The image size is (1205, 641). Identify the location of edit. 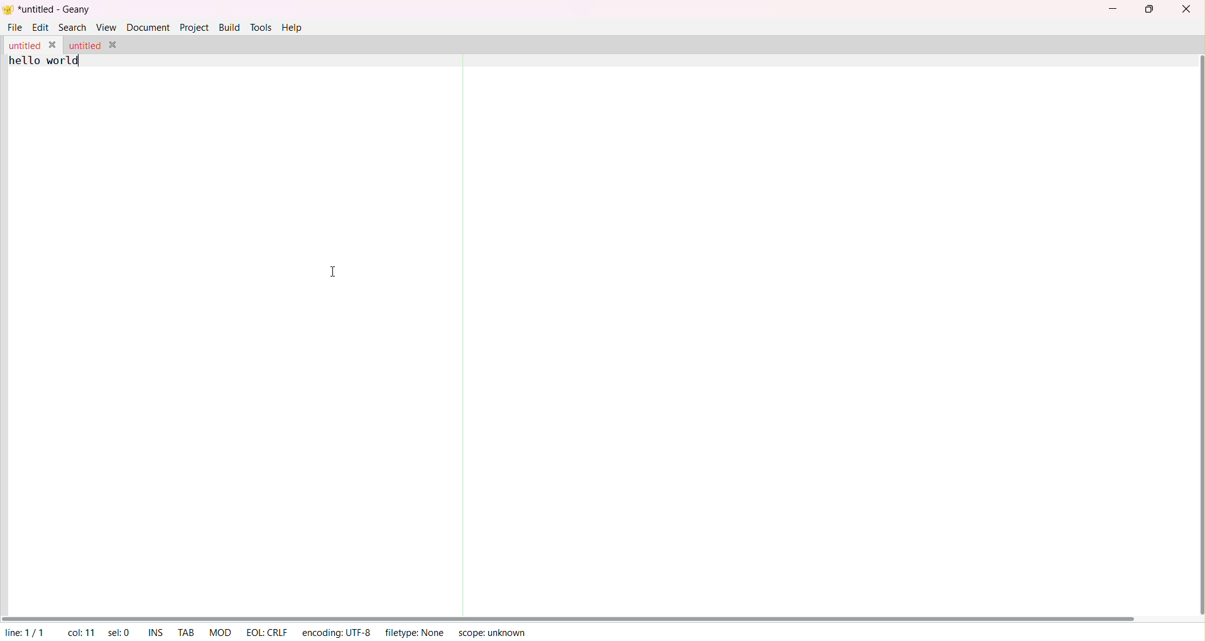
(41, 28).